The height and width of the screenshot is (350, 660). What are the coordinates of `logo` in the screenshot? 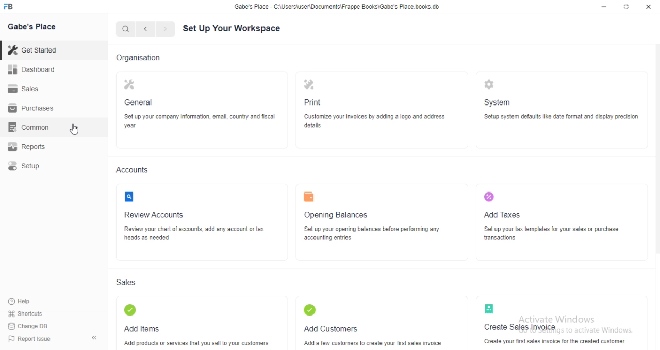 It's located at (311, 197).